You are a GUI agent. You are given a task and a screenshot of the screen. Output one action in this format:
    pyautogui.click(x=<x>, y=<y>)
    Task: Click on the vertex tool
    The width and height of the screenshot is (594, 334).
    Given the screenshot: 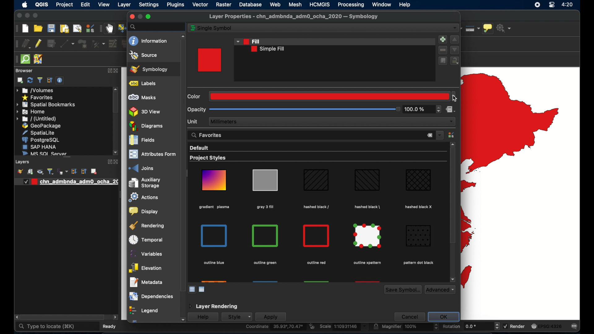 What is the action you would take?
    pyautogui.click(x=98, y=44)
    